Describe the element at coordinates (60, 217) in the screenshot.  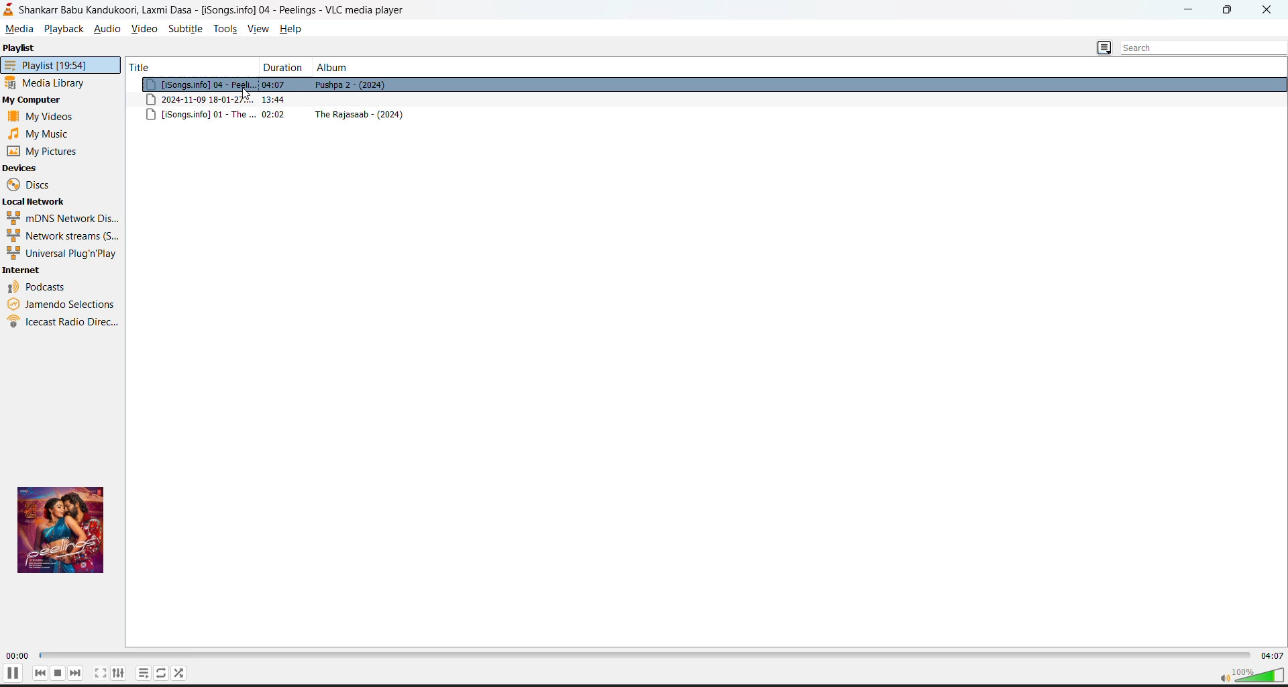
I see `dns network` at that location.